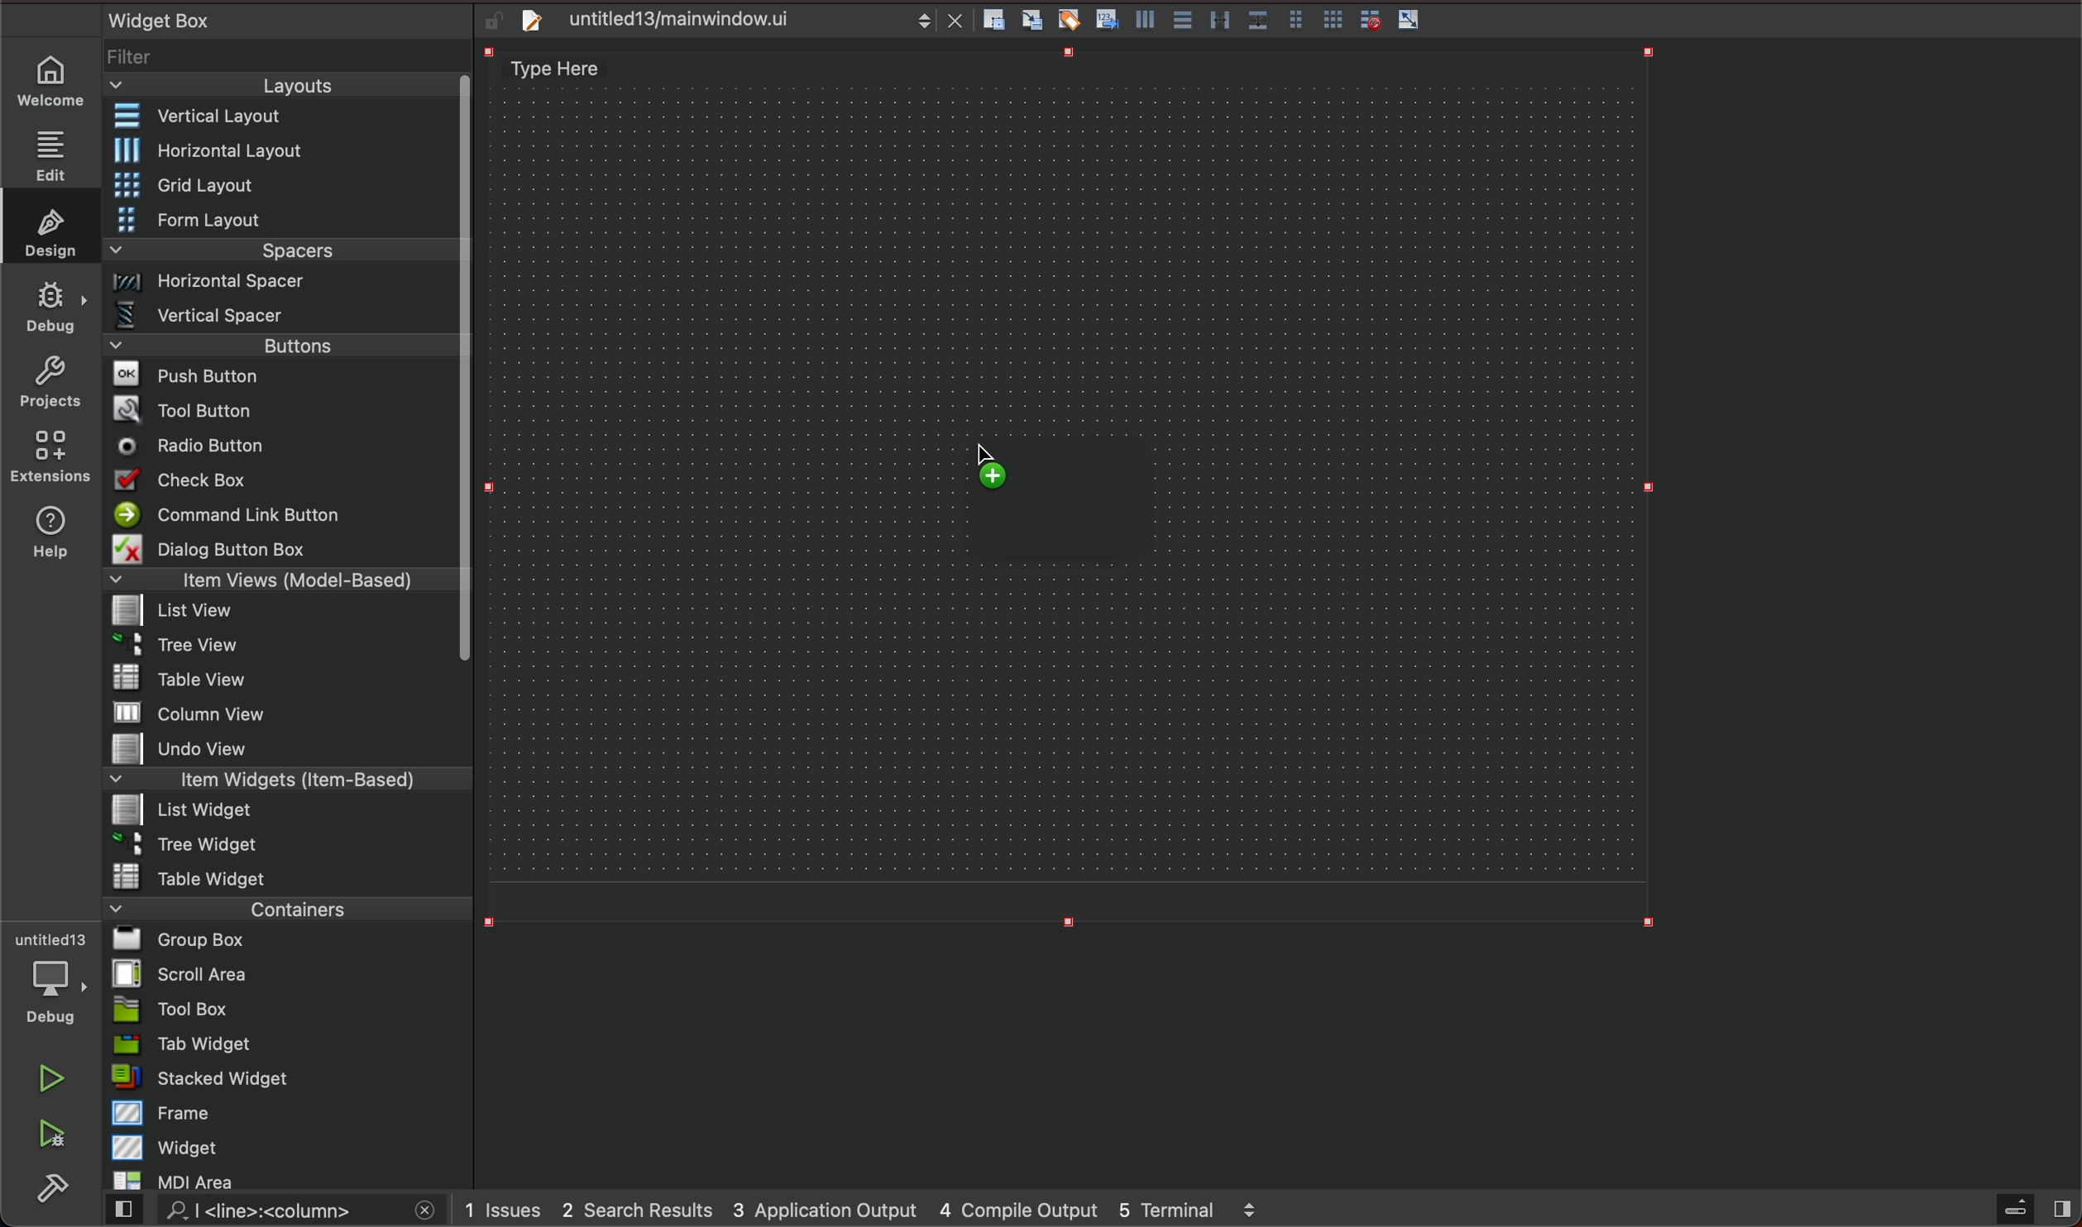 The height and width of the screenshot is (1227, 2082). Describe the element at coordinates (284, 548) in the screenshot. I see `dialog button` at that location.